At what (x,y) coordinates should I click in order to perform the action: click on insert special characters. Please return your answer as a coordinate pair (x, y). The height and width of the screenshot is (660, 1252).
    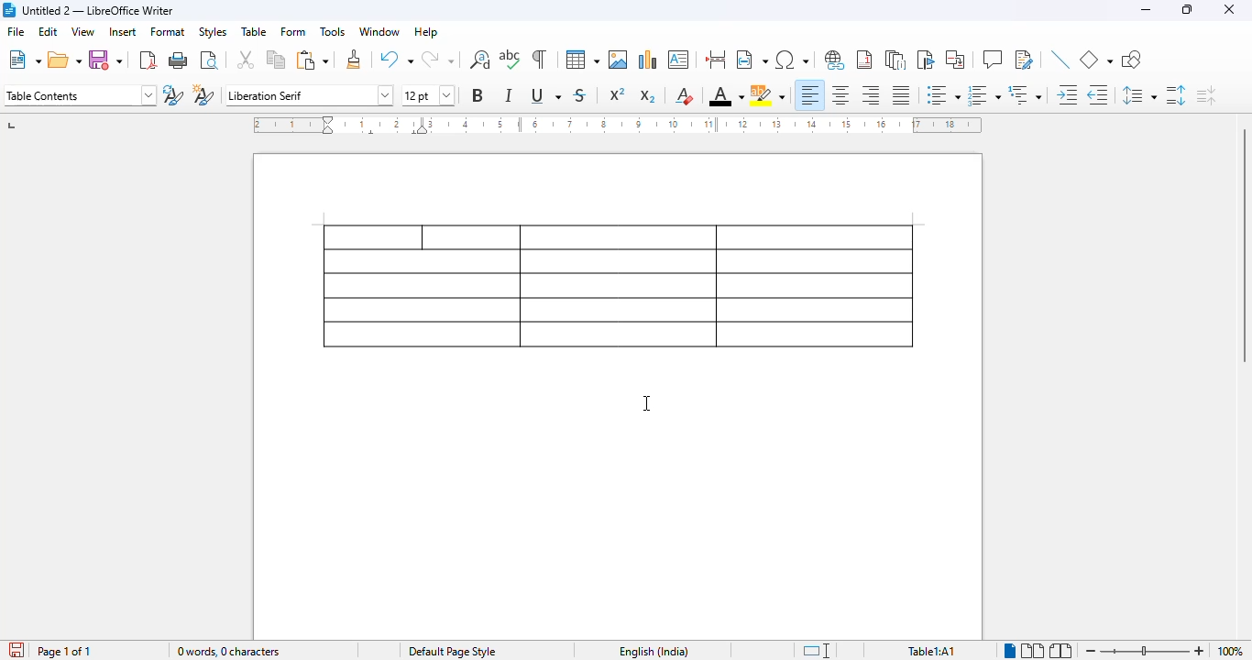
    Looking at the image, I should click on (793, 60).